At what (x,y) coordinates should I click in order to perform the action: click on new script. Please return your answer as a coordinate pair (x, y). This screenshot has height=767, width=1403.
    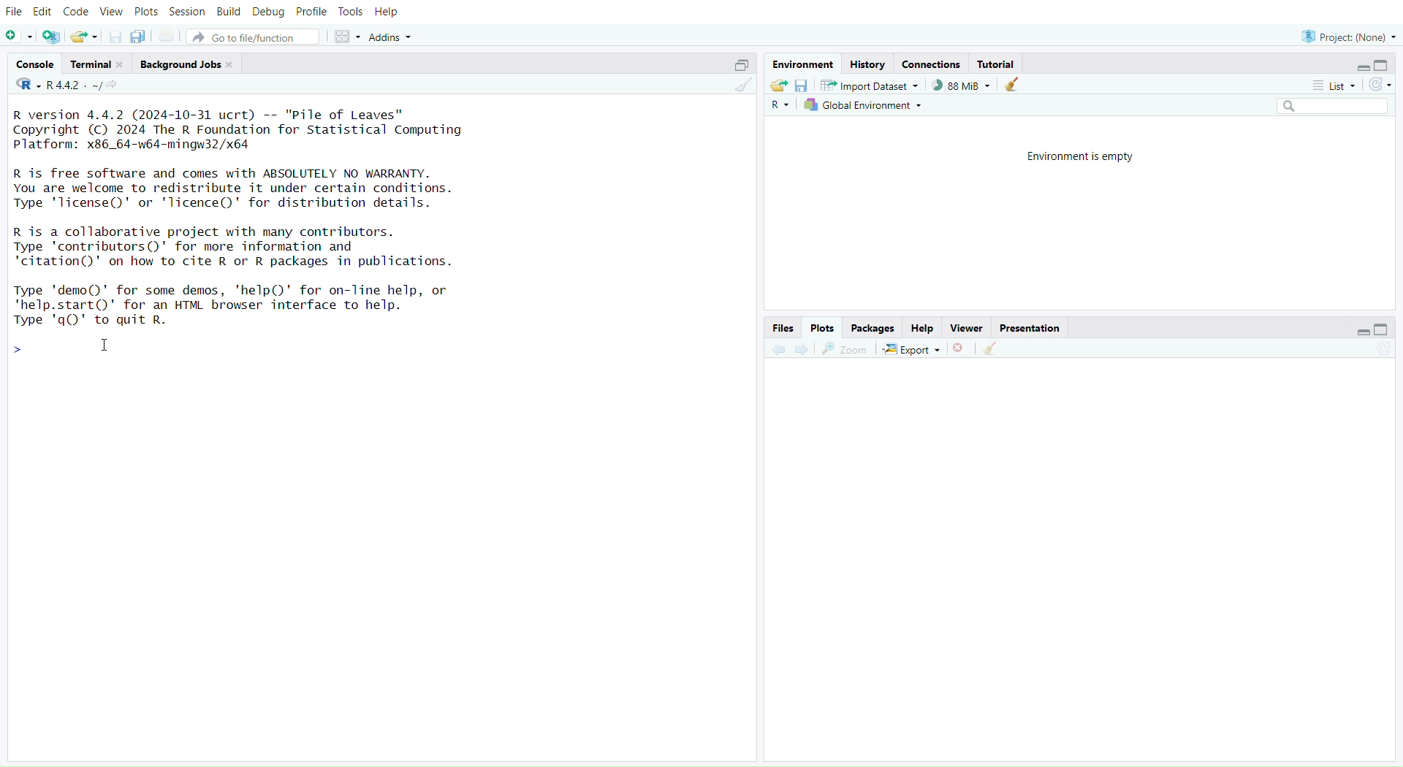
    Looking at the image, I should click on (19, 38).